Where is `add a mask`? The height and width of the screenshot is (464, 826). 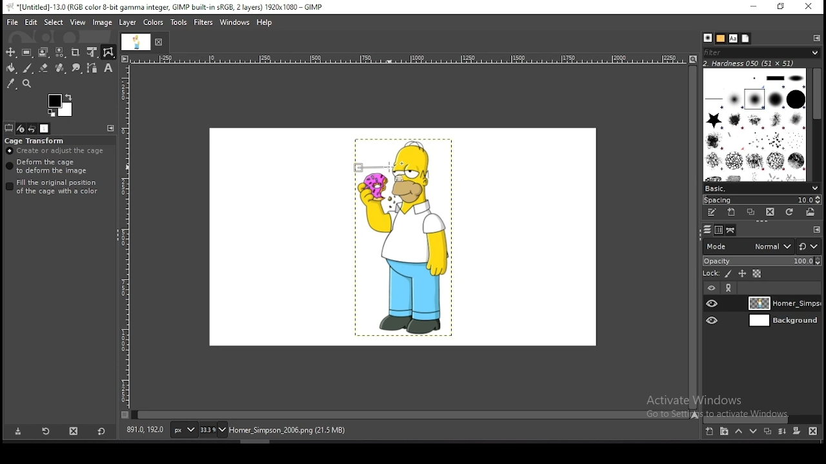 add a mask is located at coordinates (795, 431).